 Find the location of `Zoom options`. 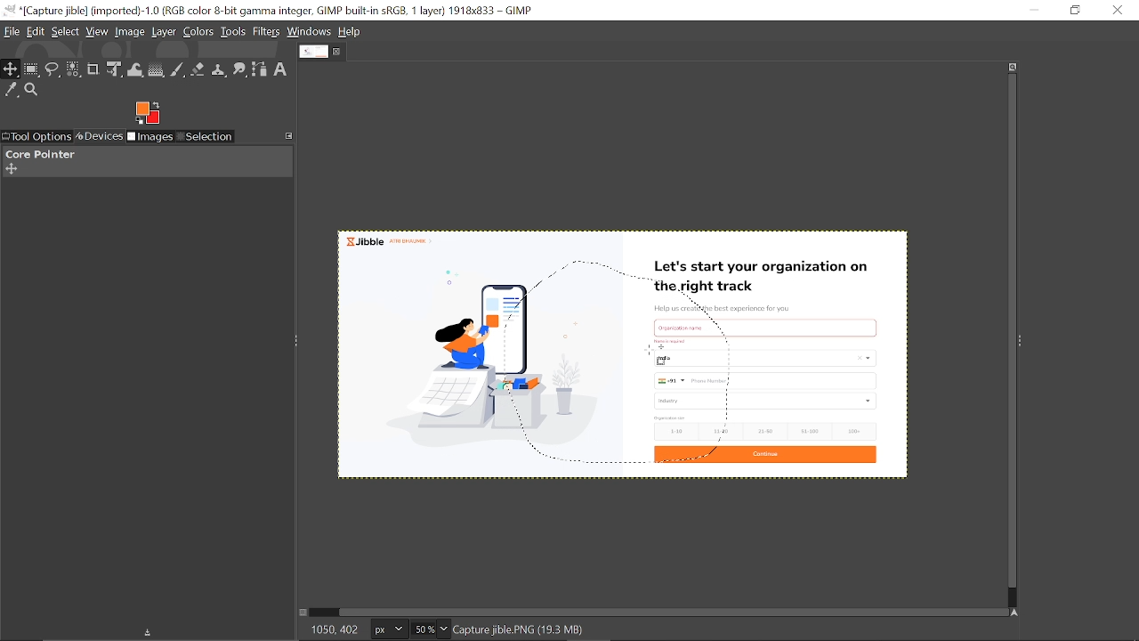

Zoom options is located at coordinates (442, 629).